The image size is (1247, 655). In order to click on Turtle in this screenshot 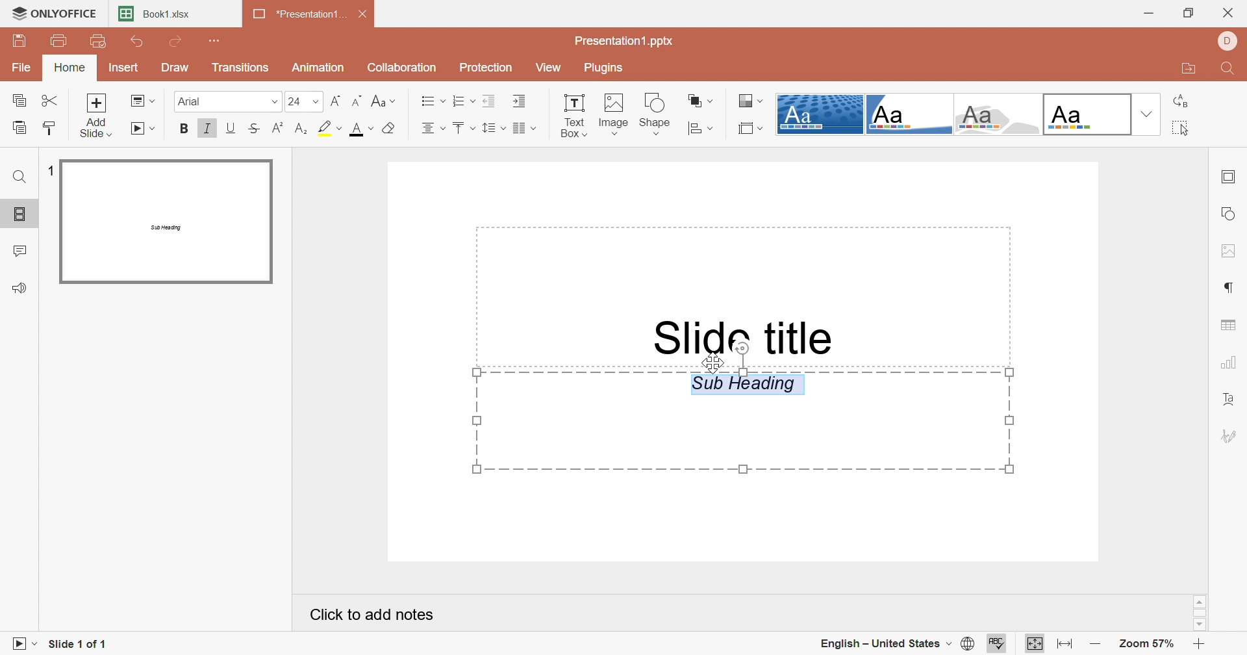, I will do `click(909, 113)`.